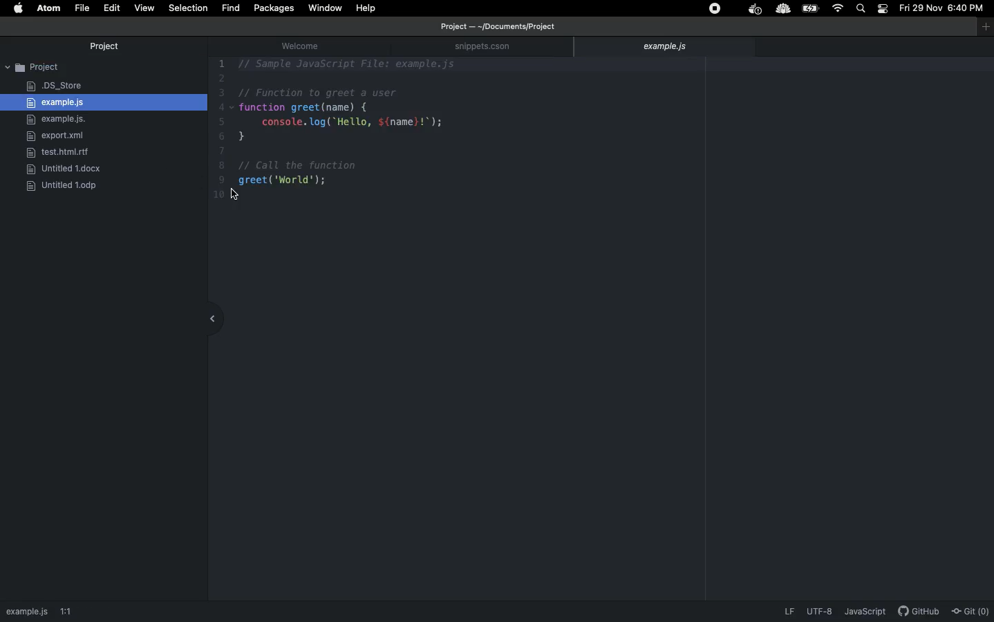 Image resolution: width=994 pixels, height=622 pixels. I want to click on Edit, so click(112, 8).